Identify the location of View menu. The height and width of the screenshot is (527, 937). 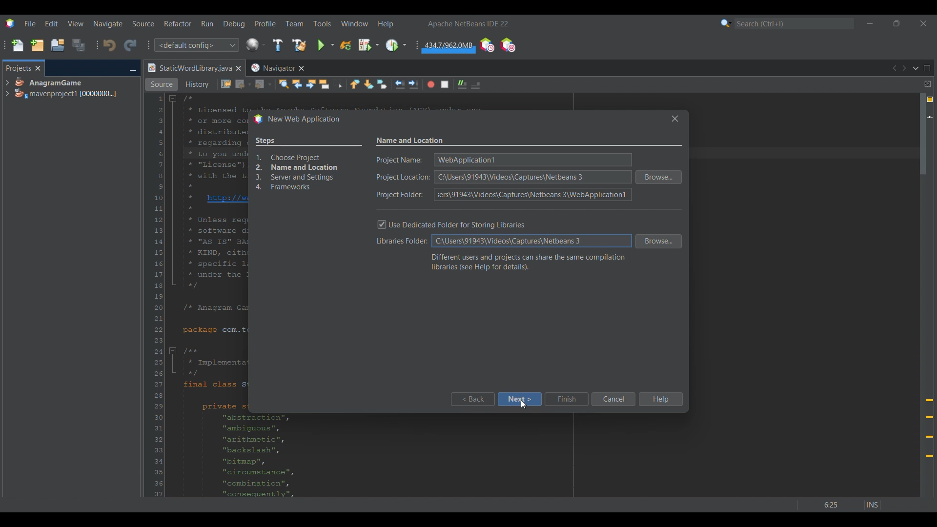
(76, 23).